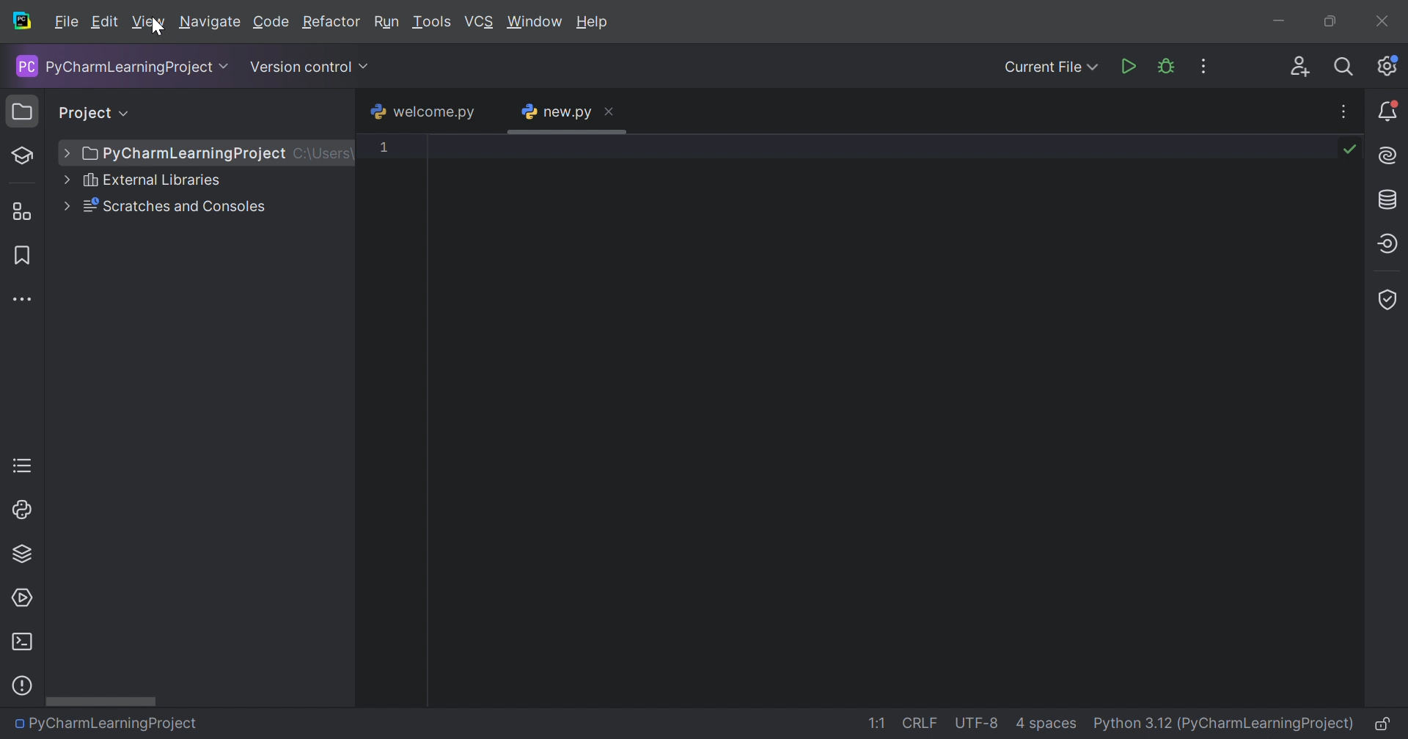  What do you see at coordinates (923, 722) in the screenshot?
I see `CRLF` at bounding box center [923, 722].